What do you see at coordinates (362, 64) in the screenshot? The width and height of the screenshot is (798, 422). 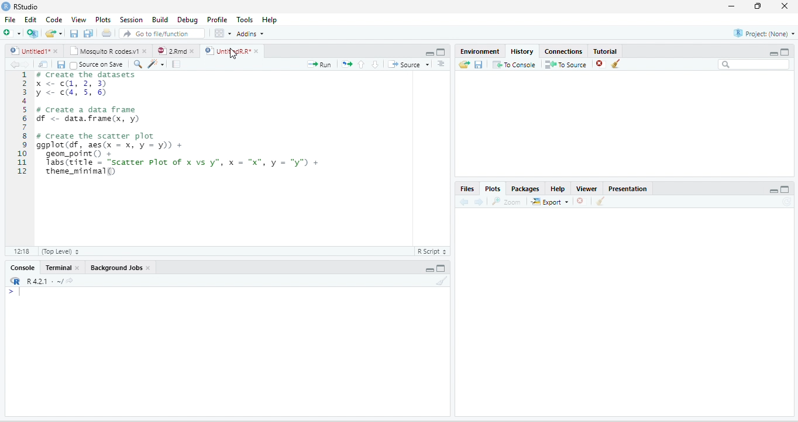 I see `Go to previous section/chunk` at bounding box center [362, 64].